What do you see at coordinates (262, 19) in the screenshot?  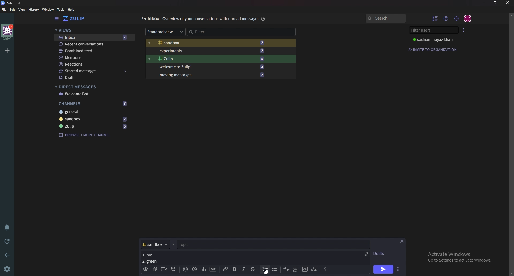 I see `Help` at bounding box center [262, 19].